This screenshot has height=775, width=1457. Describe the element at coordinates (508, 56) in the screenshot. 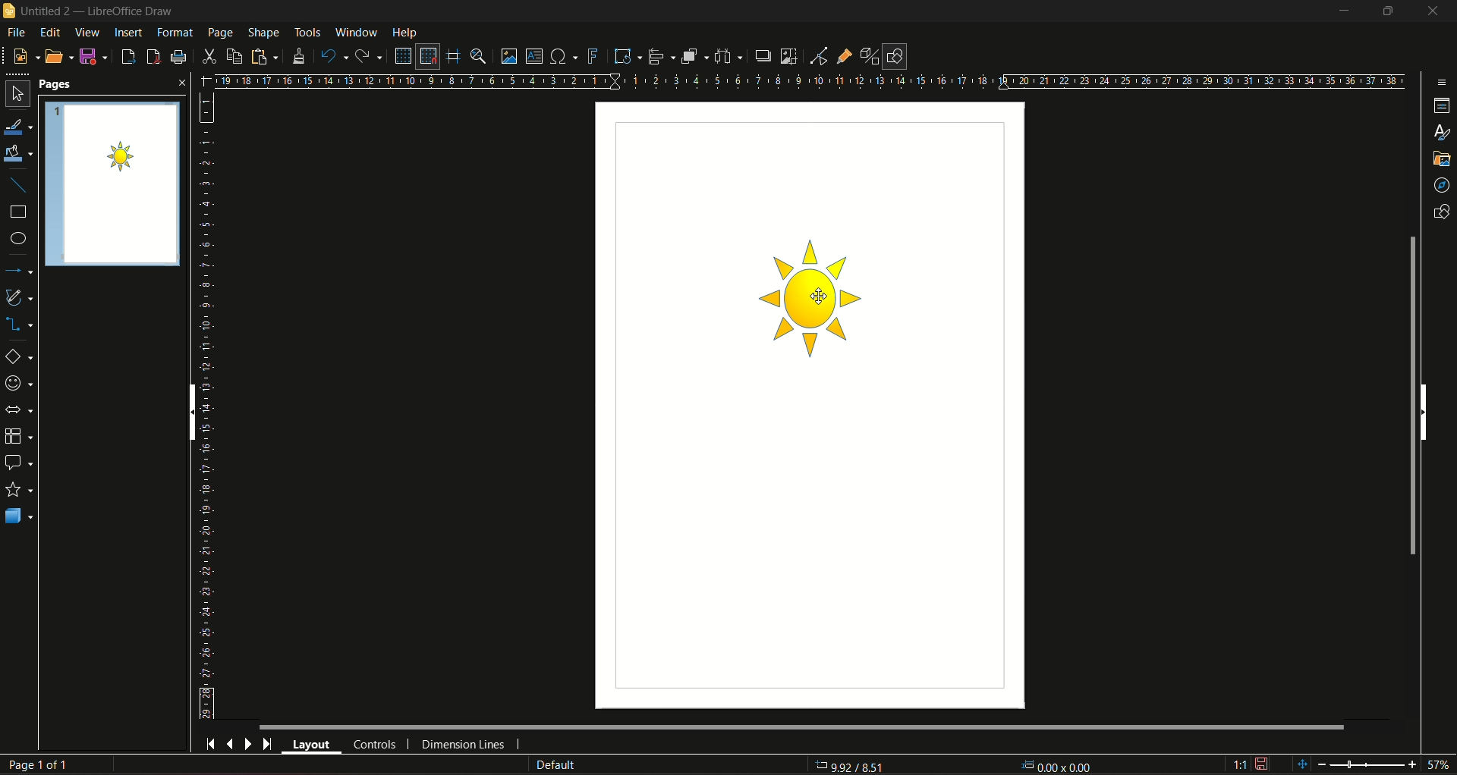

I see `insert image` at that location.